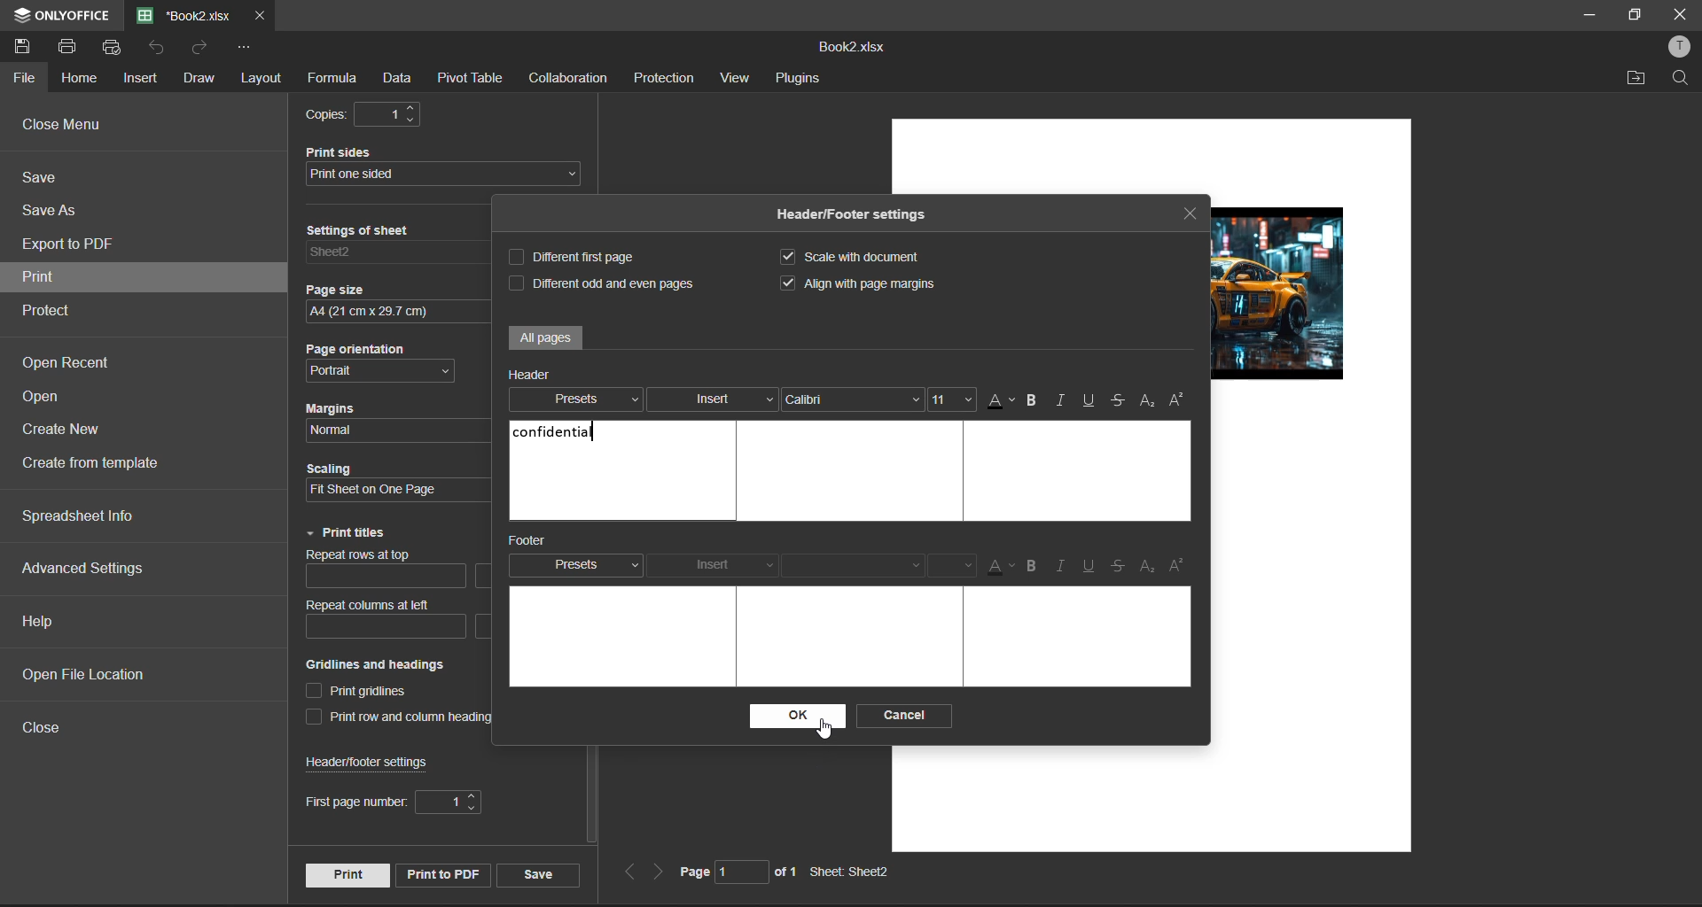 The image size is (1702, 907). What do you see at coordinates (44, 182) in the screenshot?
I see `save` at bounding box center [44, 182].